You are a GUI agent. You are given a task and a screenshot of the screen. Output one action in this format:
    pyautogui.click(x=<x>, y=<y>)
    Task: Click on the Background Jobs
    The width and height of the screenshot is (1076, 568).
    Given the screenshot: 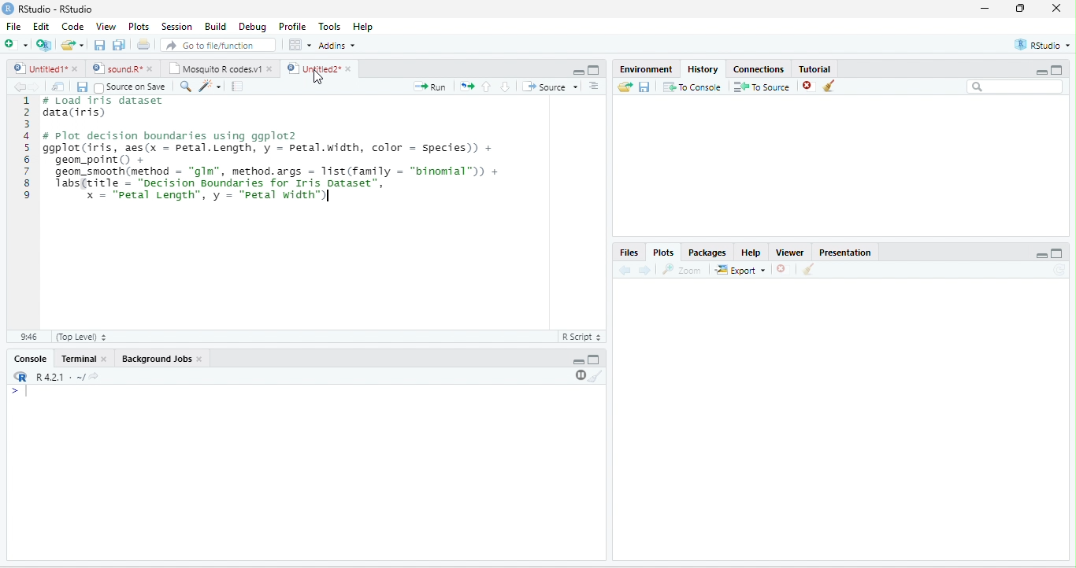 What is the action you would take?
    pyautogui.click(x=155, y=359)
    